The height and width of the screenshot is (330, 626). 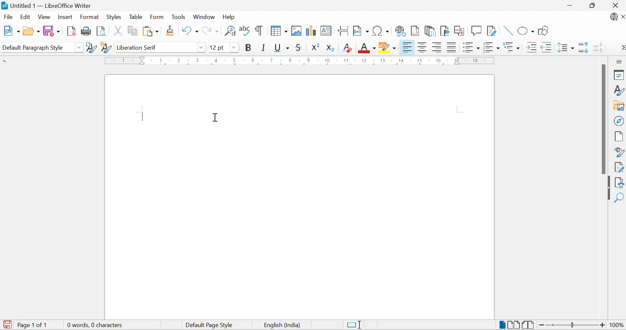 I want to click on 7, so click(x=271, y=60).